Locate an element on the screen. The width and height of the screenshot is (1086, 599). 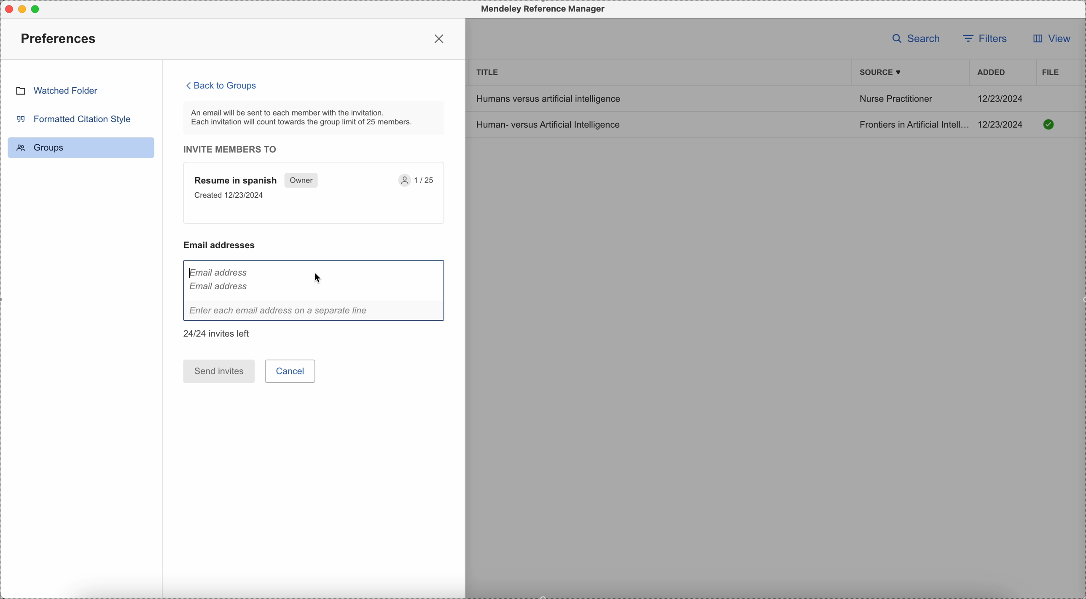
watched folder is located at coordinates (56, 90).